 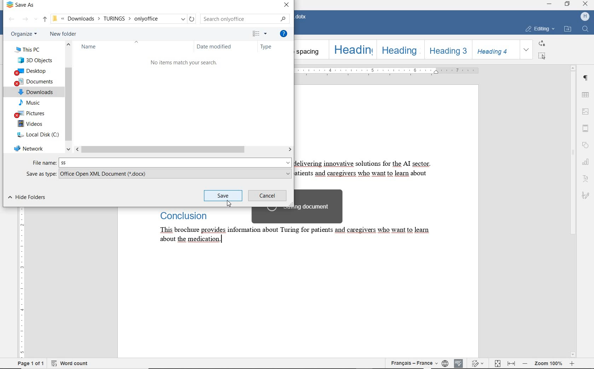 I want to click on close, so click(x=585, y=4).